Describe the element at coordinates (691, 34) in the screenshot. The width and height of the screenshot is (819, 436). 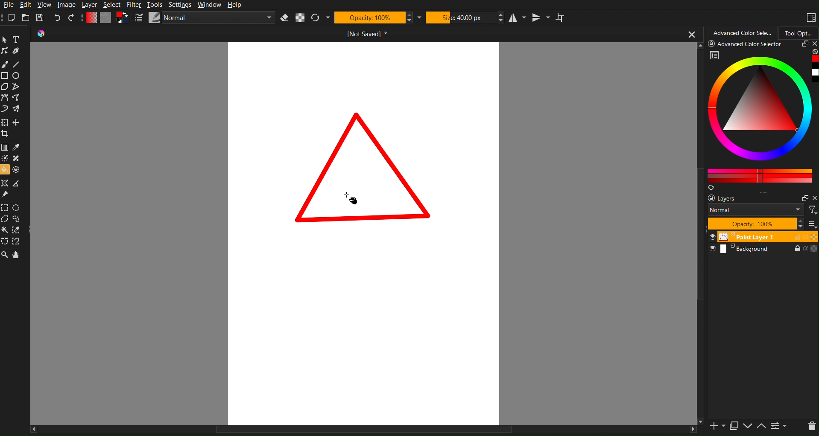
I see `close button` at that location.